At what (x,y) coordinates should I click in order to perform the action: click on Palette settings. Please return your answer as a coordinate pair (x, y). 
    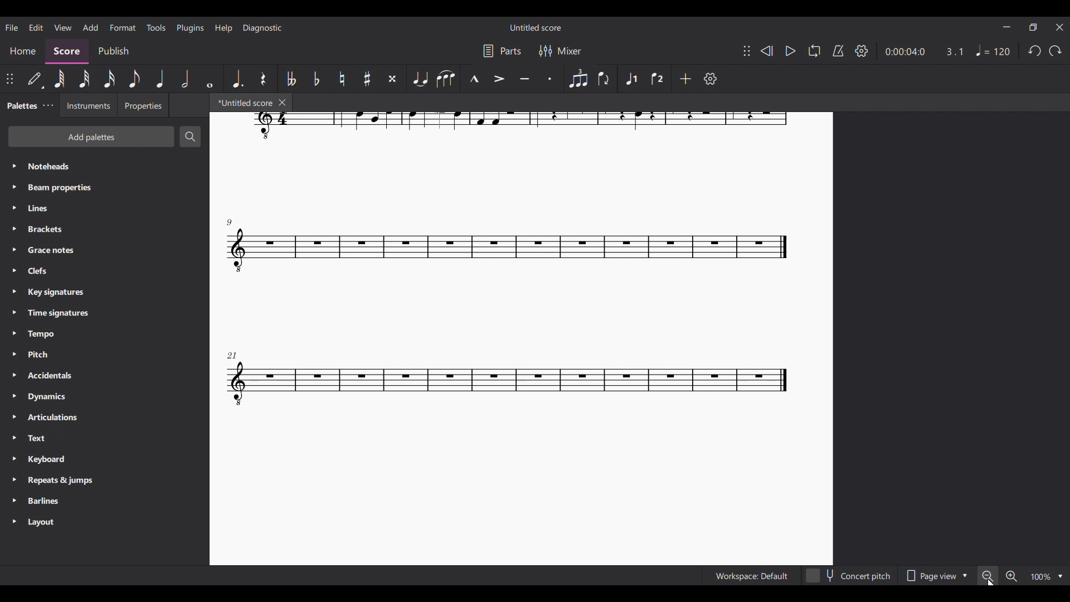
    Looking at the image, I should click on (48, 105).